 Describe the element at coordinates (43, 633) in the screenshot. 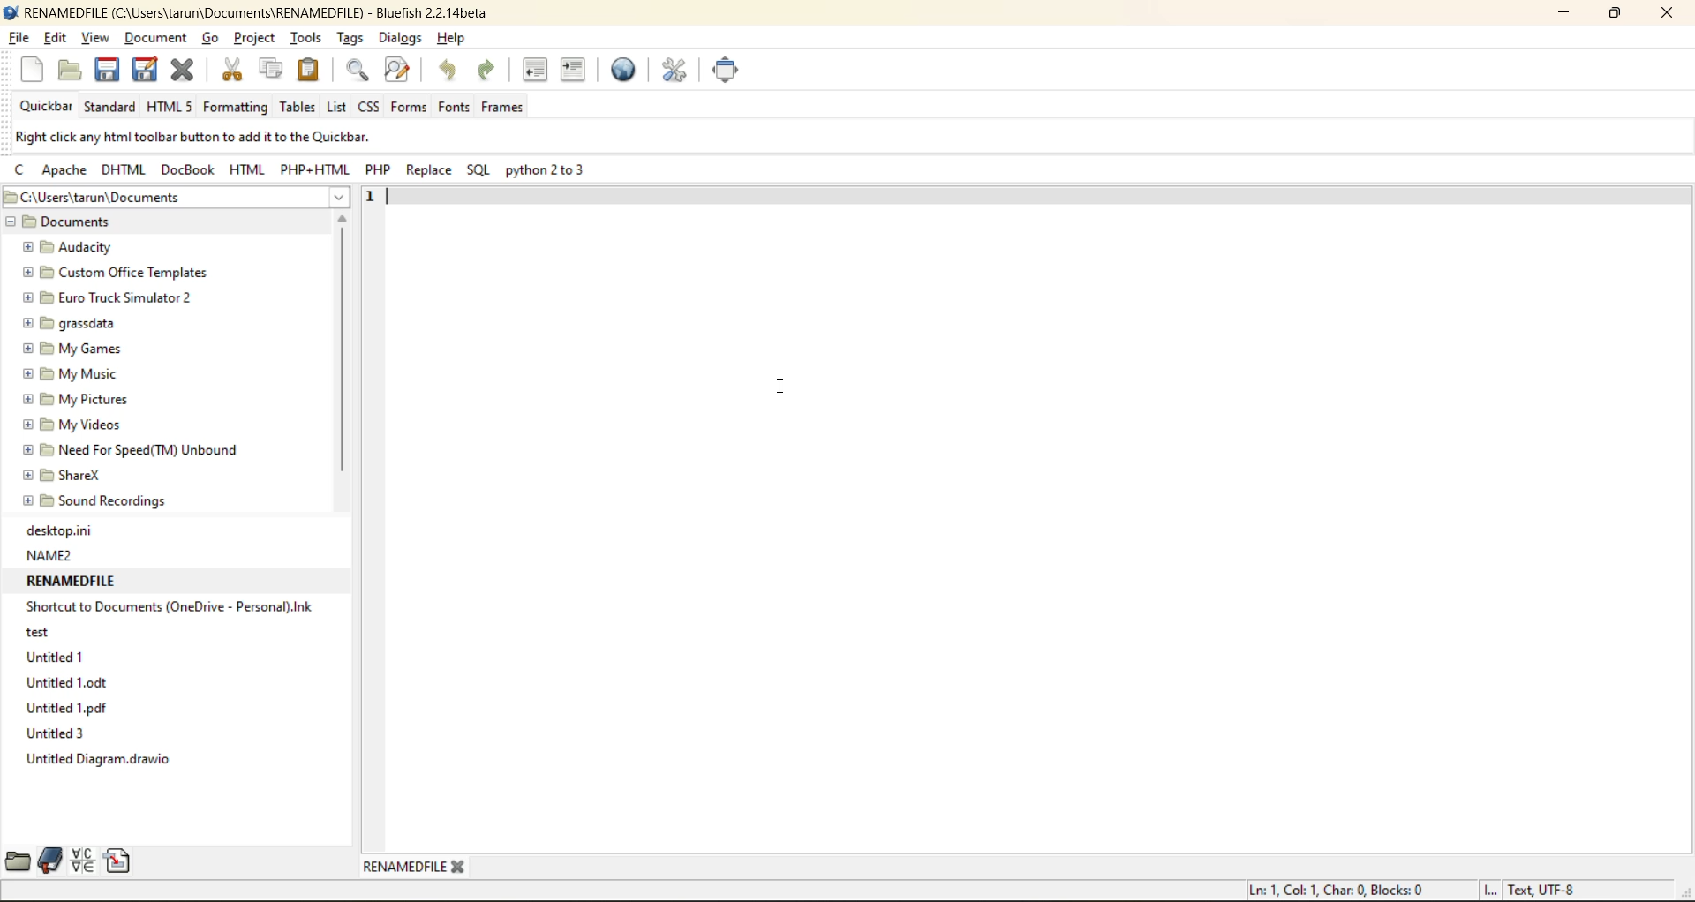

I see `test` at that location.